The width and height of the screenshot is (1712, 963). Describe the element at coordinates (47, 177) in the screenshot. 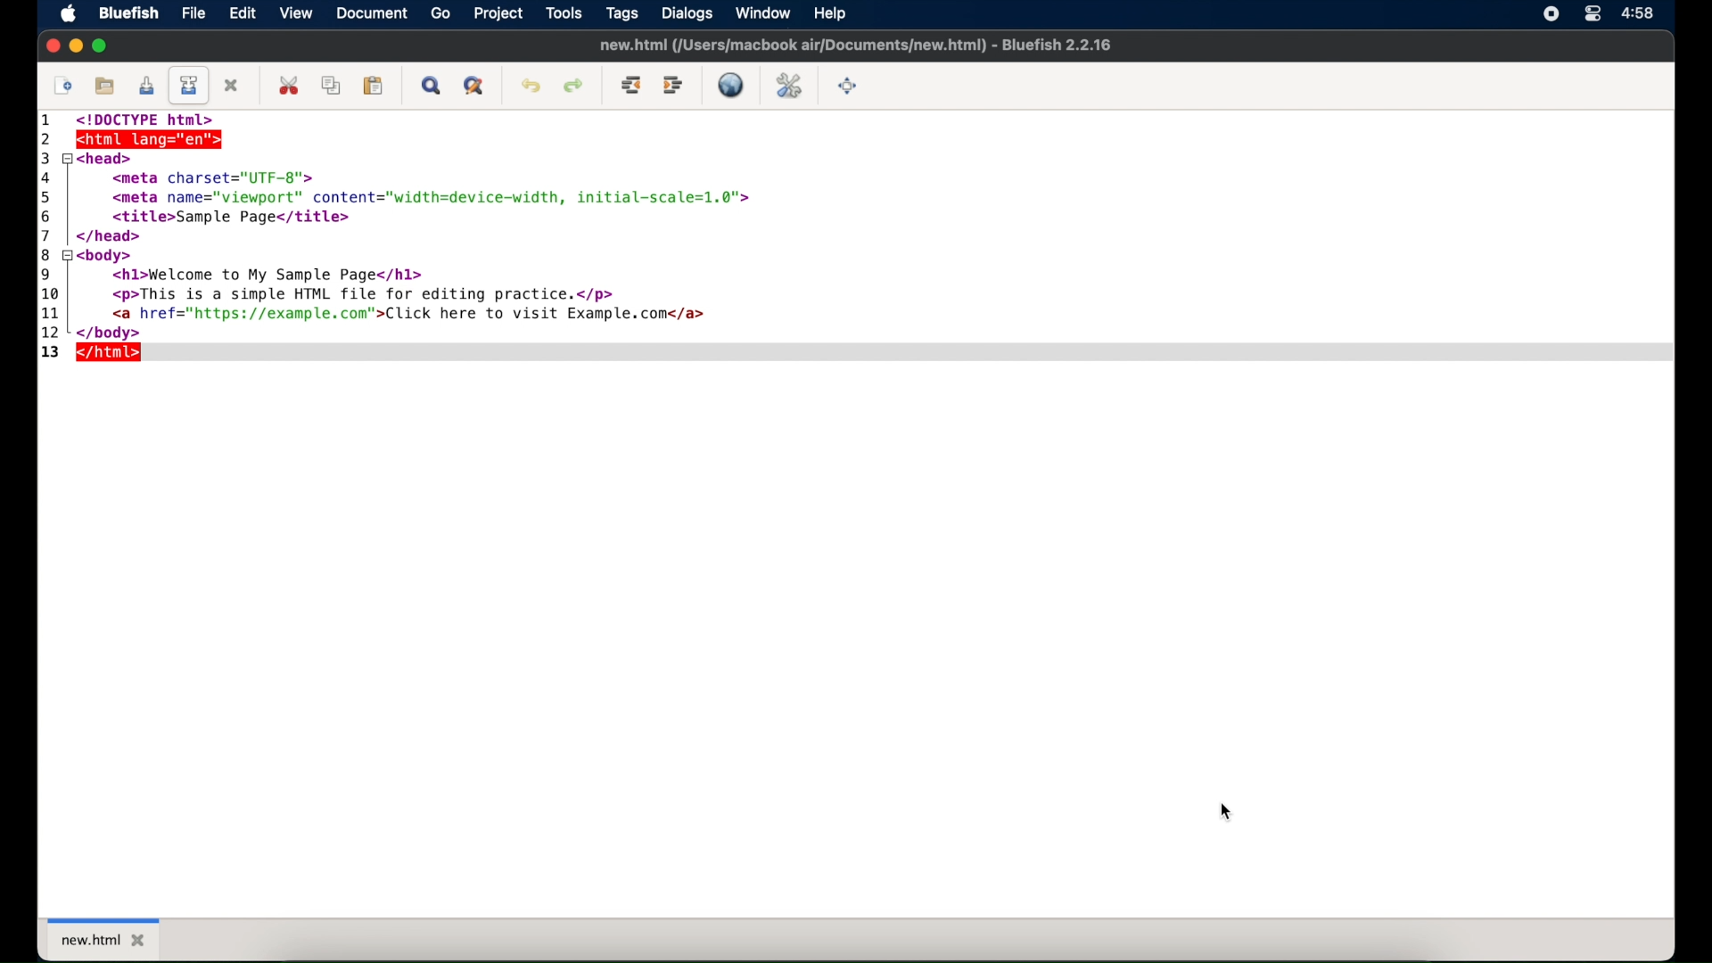

I see `4` at that location.